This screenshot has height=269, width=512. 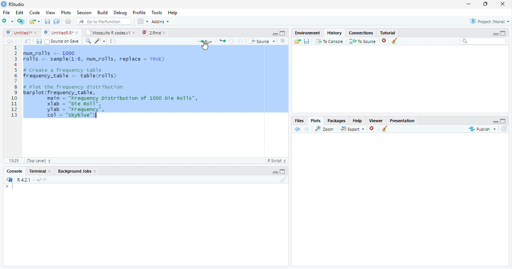 I want to click on Viewer, so click(x=376, y=120).